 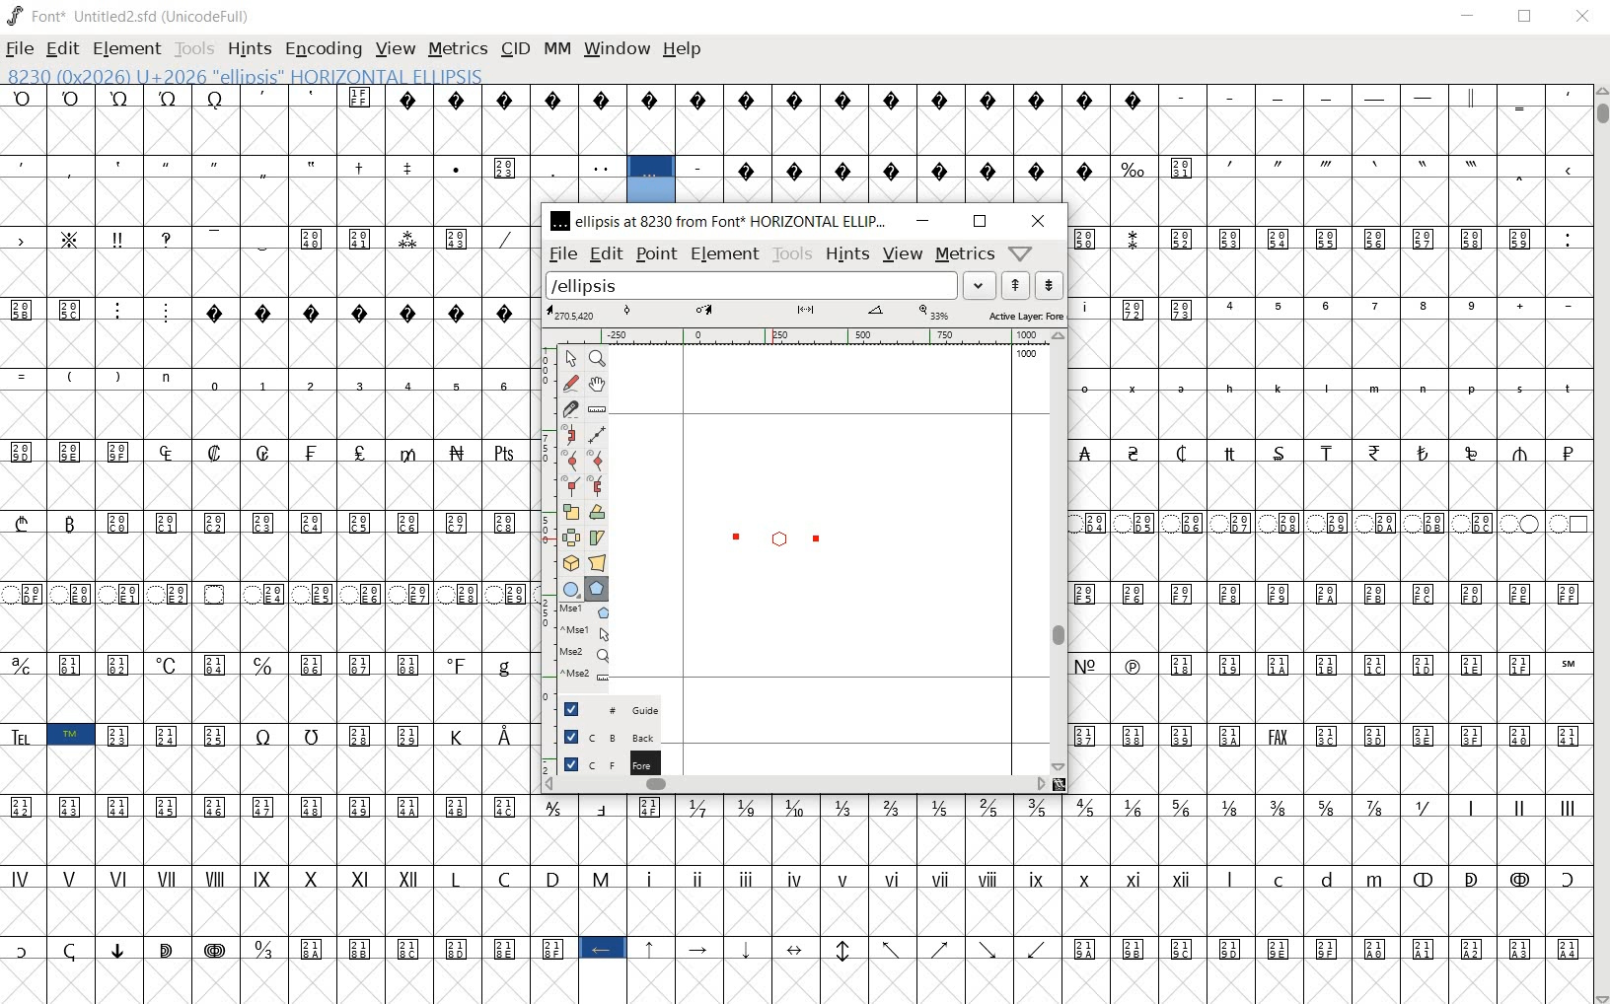 I want to click on CID, so click(x=515, y=49).